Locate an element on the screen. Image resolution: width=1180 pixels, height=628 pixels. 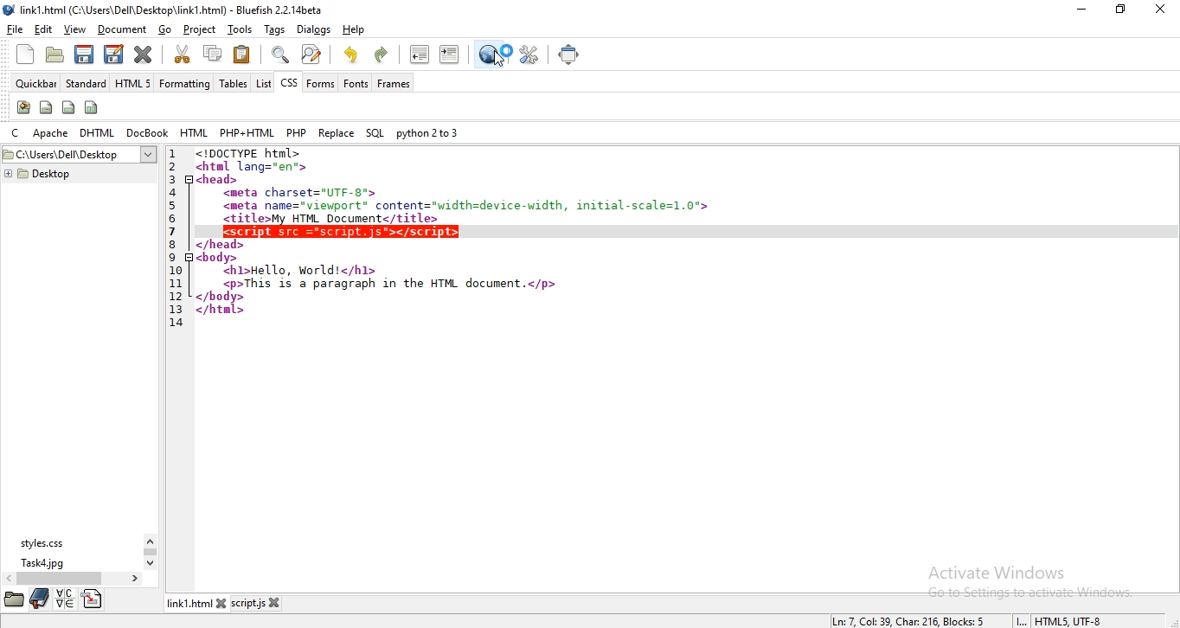
file is located at coordinates (15, 28).